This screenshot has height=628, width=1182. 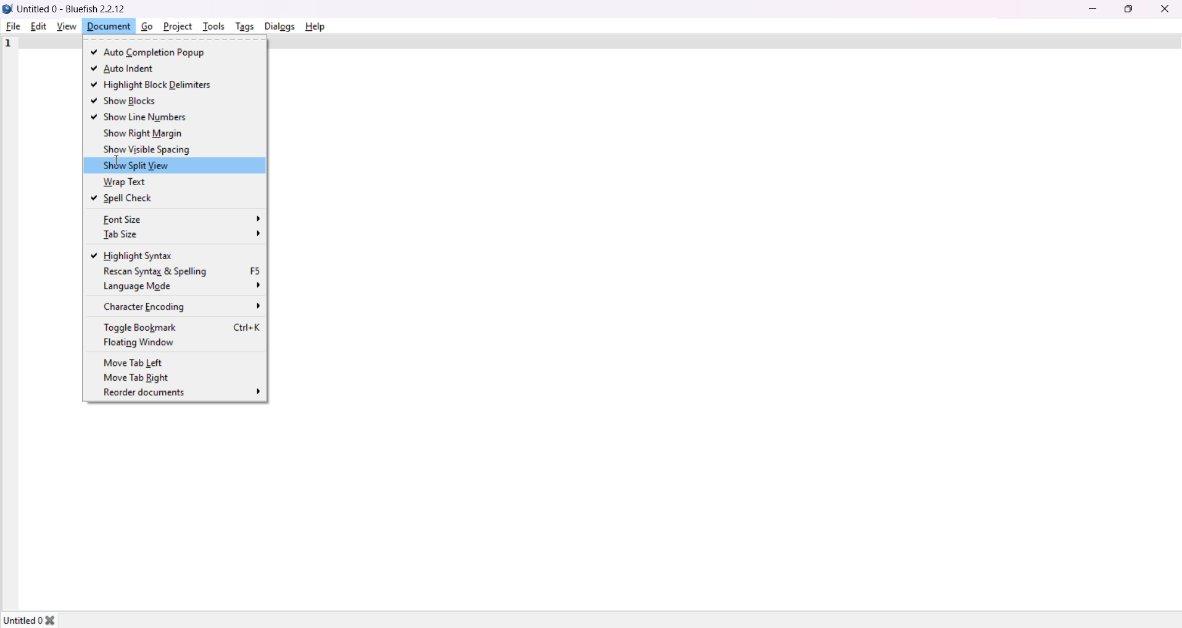 I want to click on spell check, so click(x=125, y=198).